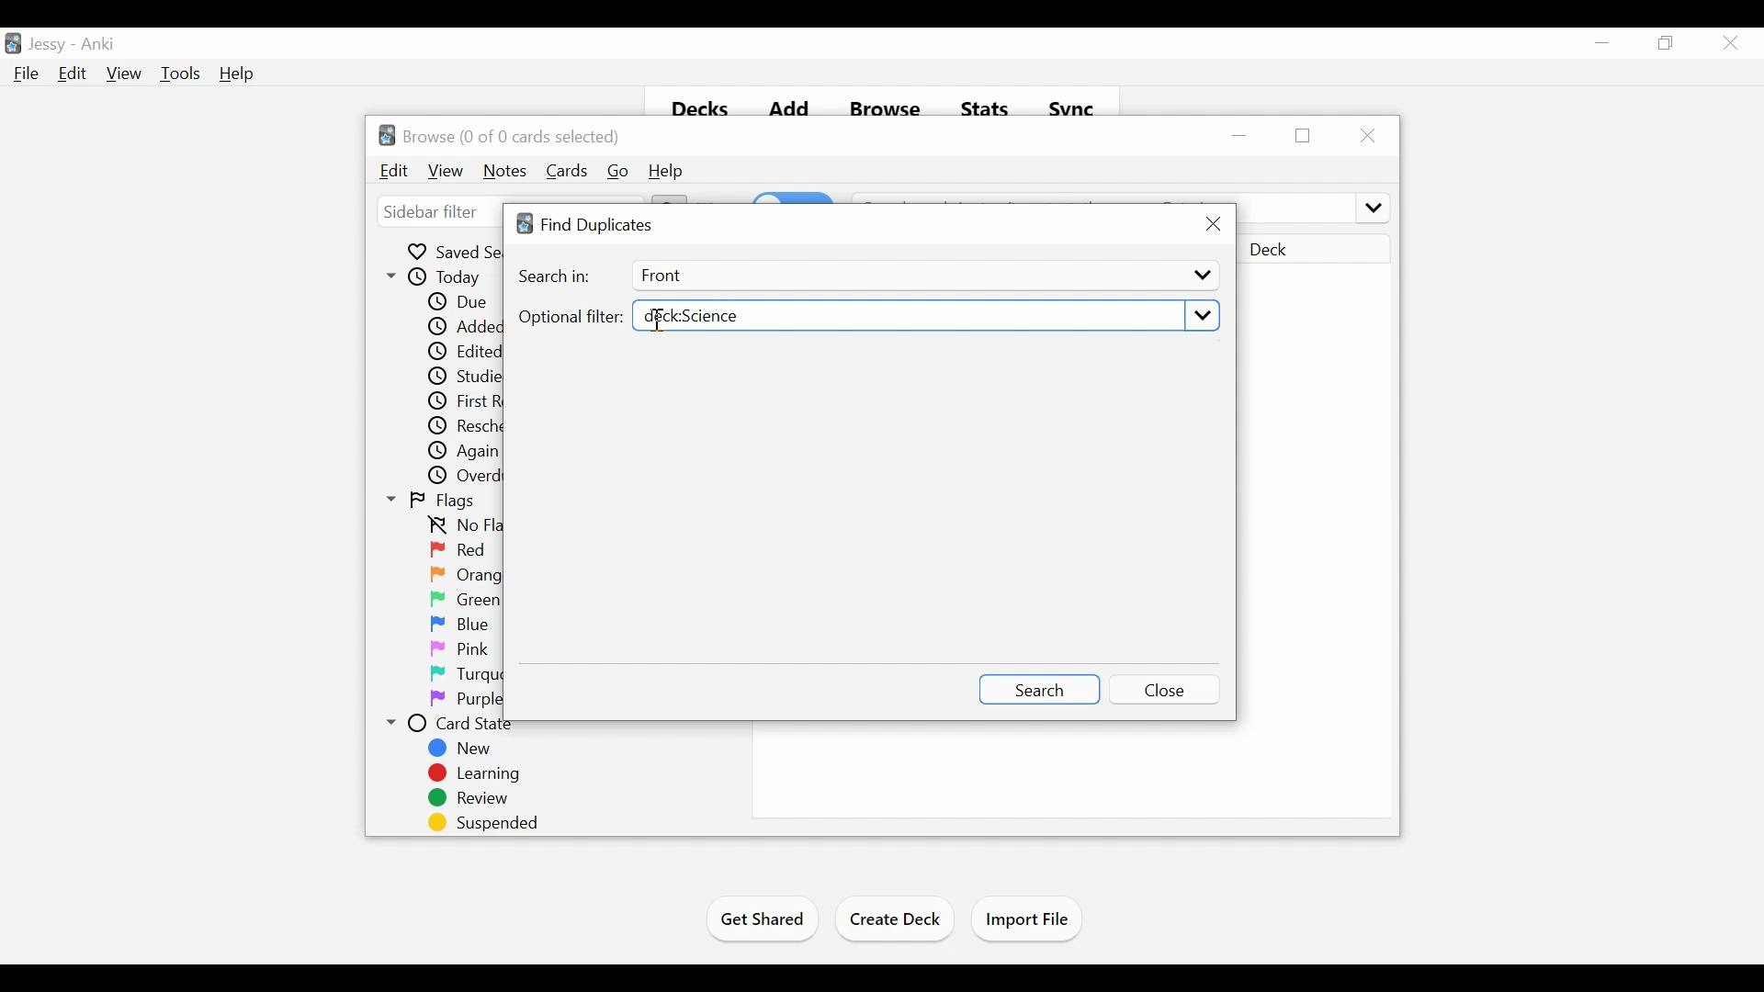  What do you see at coordinates (447, 172) in the screenshot?
I see `View` at bounding box center [447, 172].